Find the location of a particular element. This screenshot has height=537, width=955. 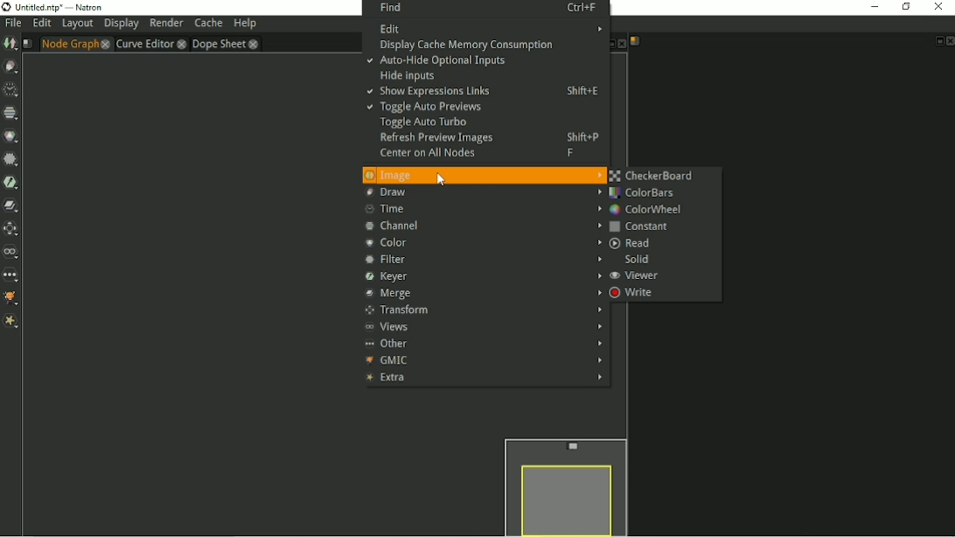

Float pane is located at coordinates (607, 45).